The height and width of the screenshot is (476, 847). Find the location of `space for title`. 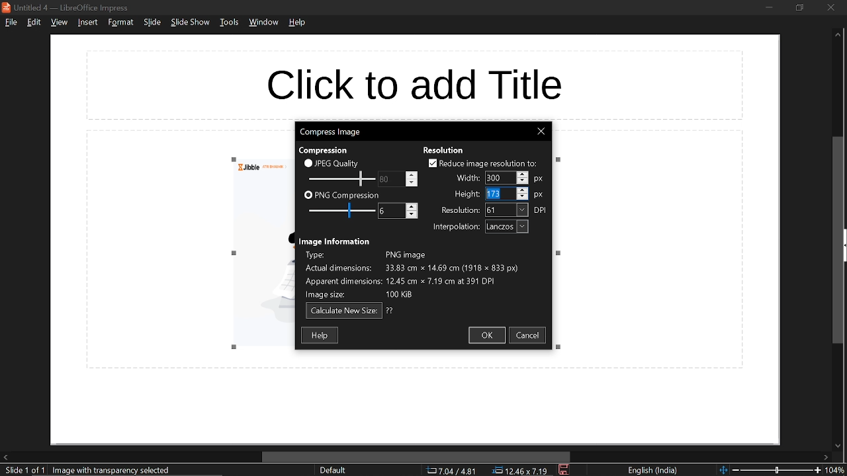

space for title is located at coordinates (427, 81).